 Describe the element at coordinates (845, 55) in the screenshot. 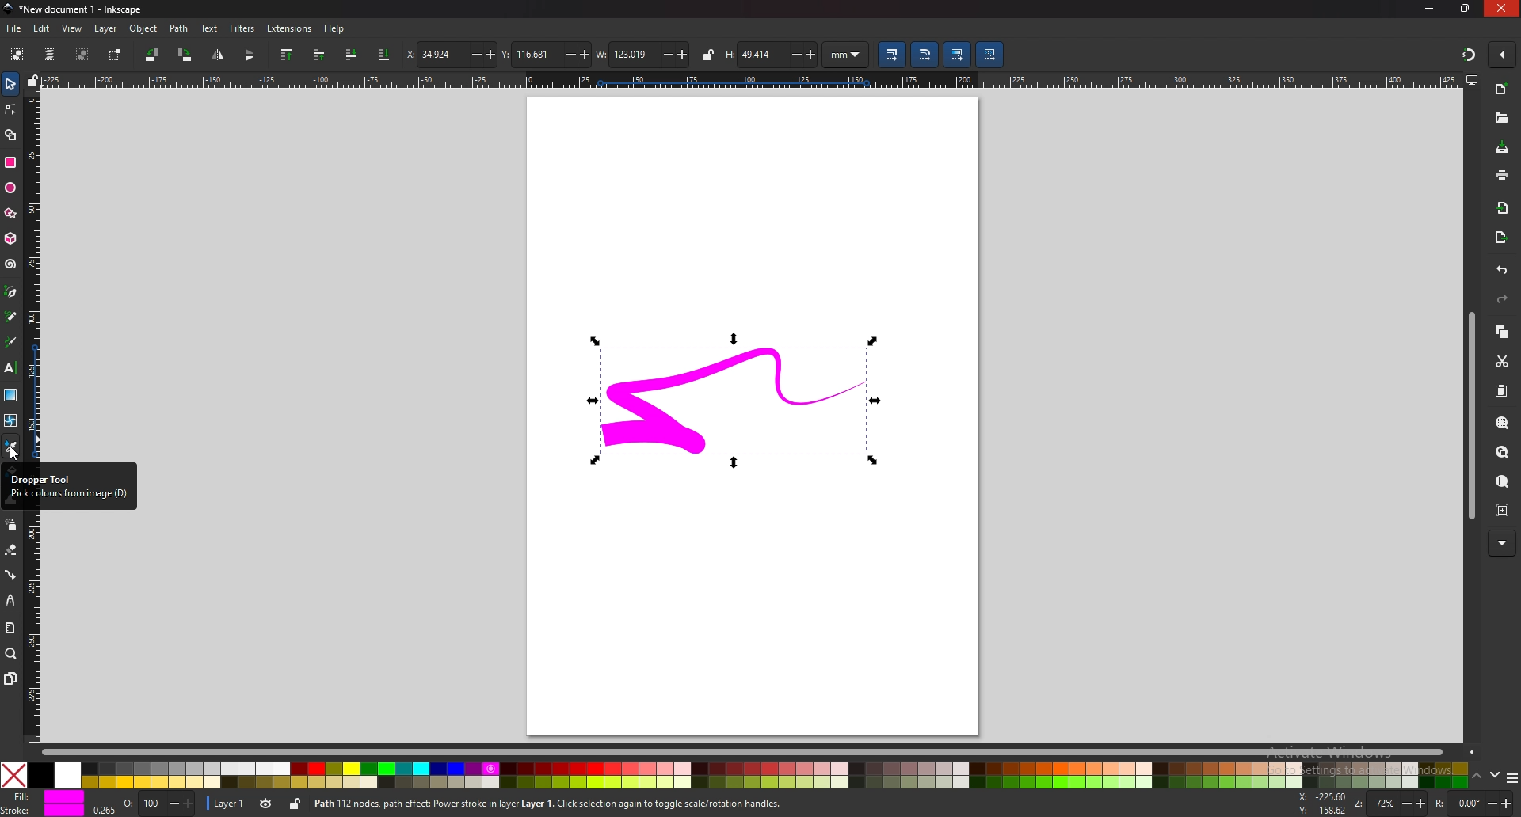

I see `unit` at that location.